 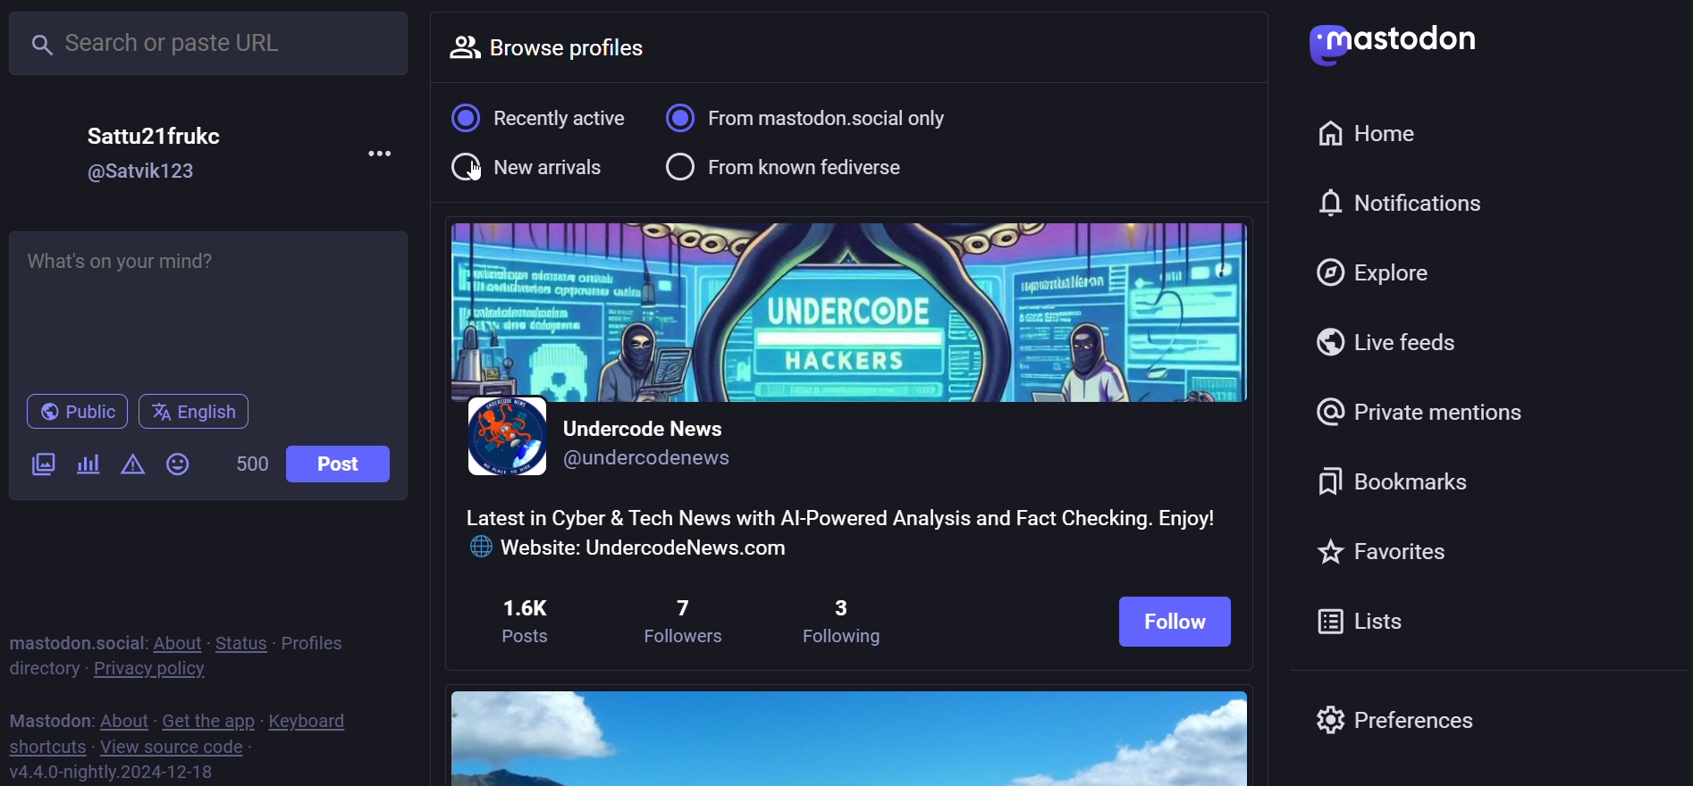 What do you see at coordinates (381, 153) in the screenshot?
I see `more` at bounding box center [381, 153].